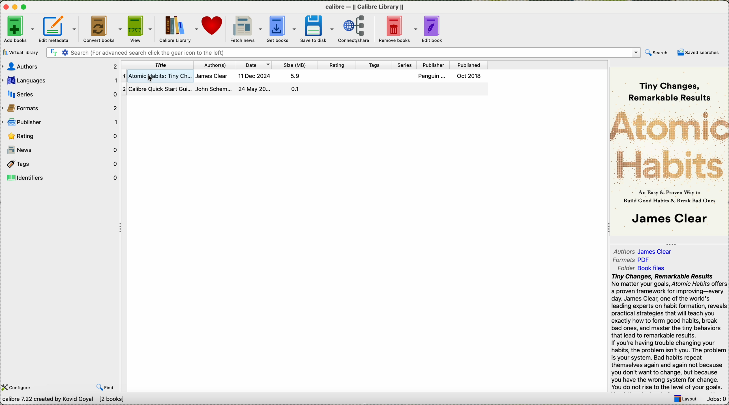  Describe the element at coordinates (433, 65) in the screenshot. I see `publisher` at that location.